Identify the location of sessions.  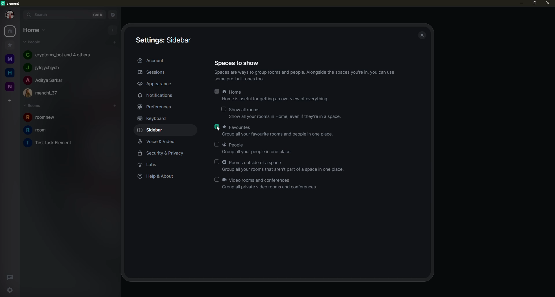
(153, 72).